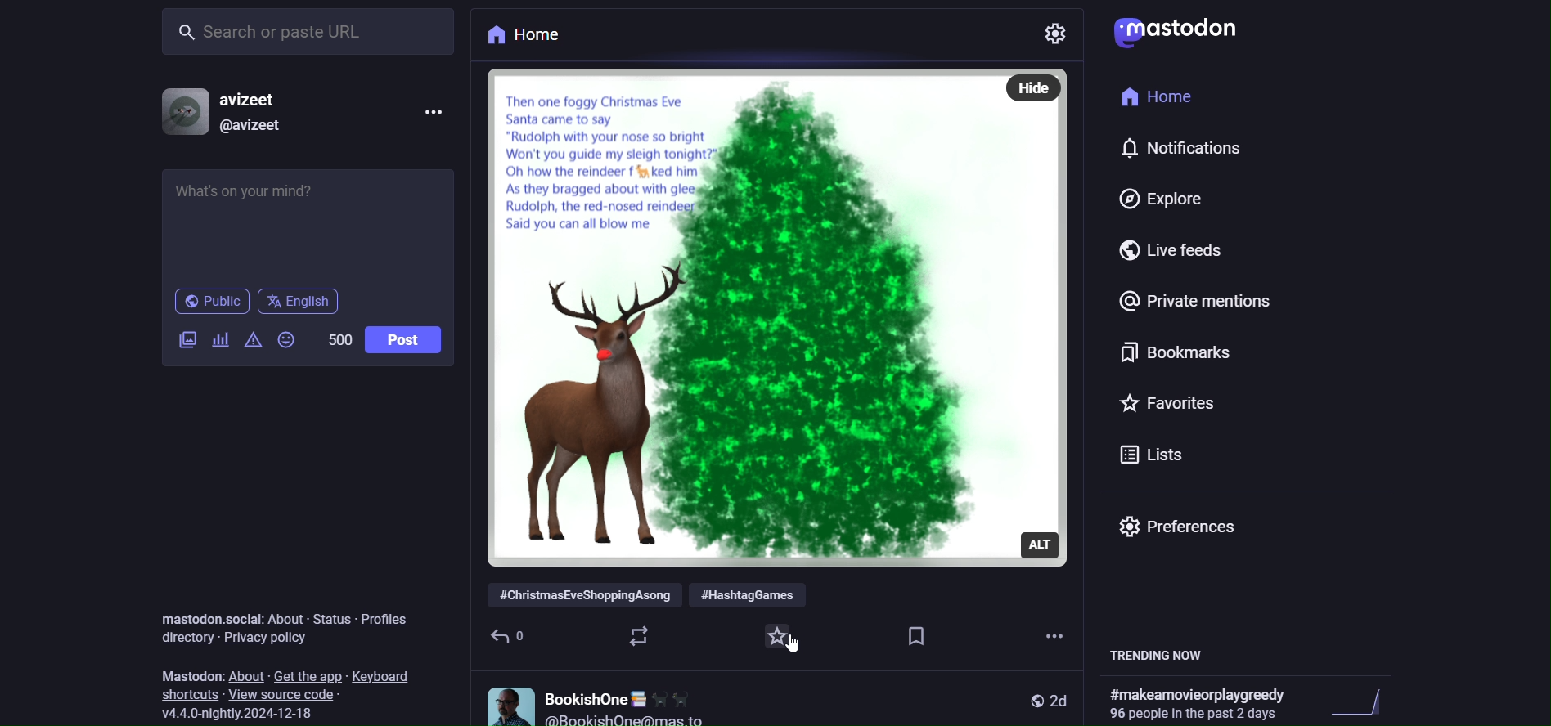  What do you see at coordinates (582, 589) in the screenshot?
I see `#ChristmasEveShoppingAsong` at bounding box center [582, 589].